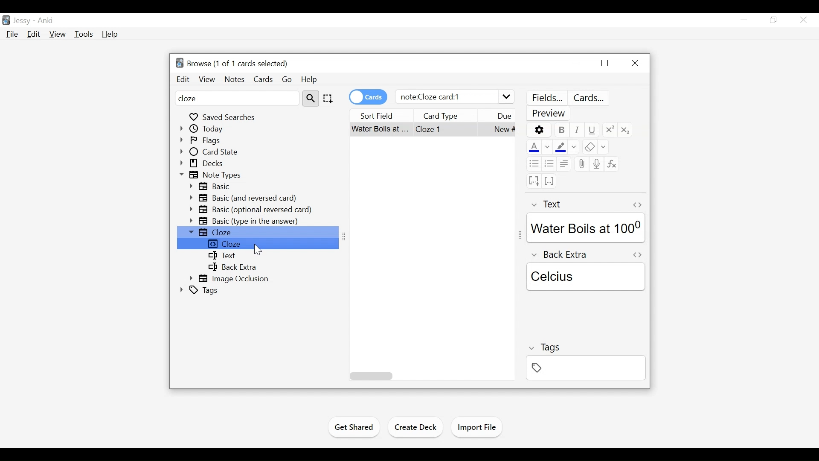 The height and width of the screenshot is (461, 819). Describe the element at coordinates (58, 34) in the screenshot. I see `View` at that location.